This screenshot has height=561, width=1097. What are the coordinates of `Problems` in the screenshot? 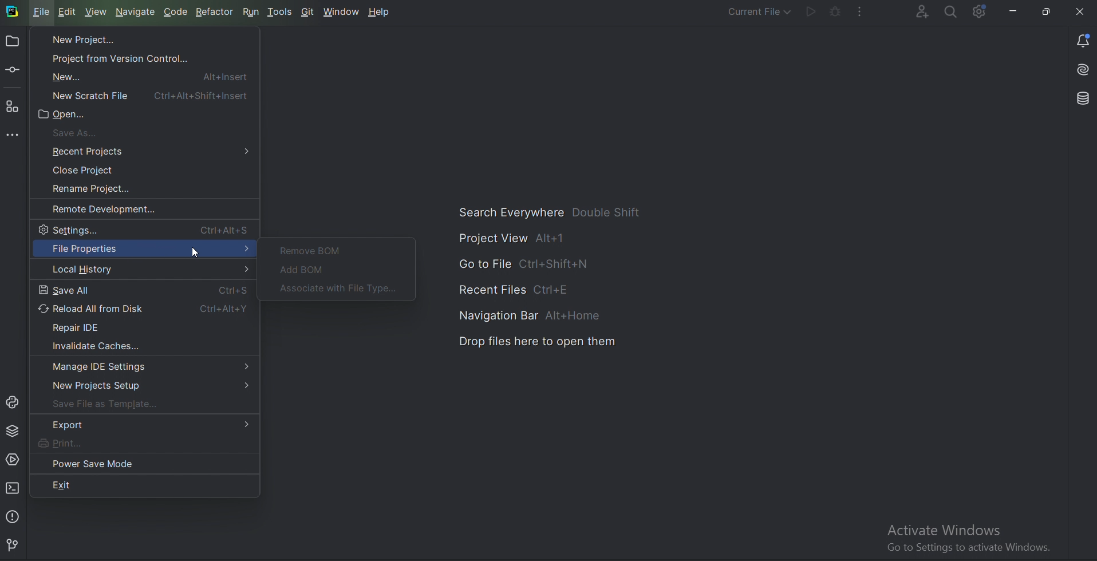 It's located at (14, 516).